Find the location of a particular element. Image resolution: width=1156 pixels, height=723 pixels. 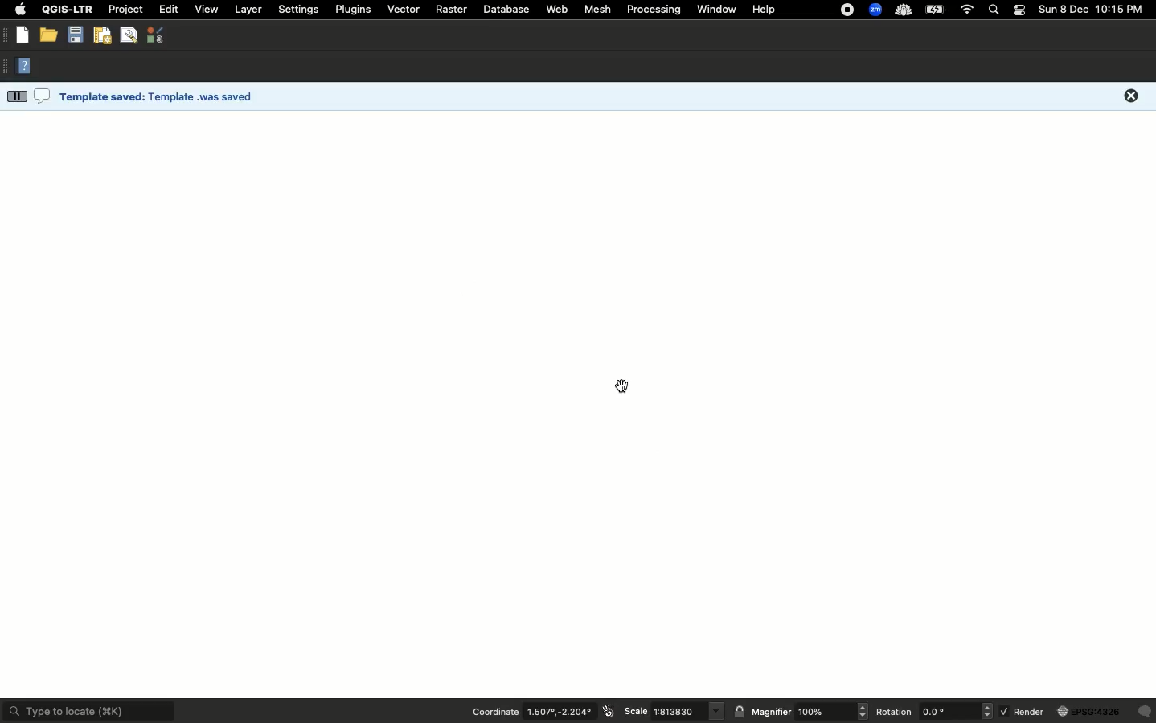

globe is located at coordinates (1091, 712).